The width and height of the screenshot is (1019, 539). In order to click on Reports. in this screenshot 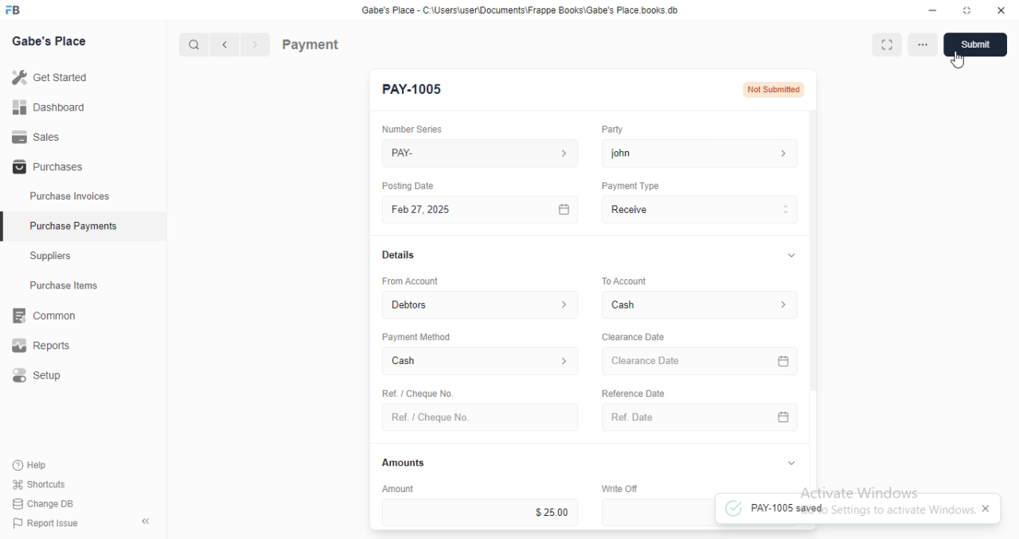, I will do `click(47, 346)`.